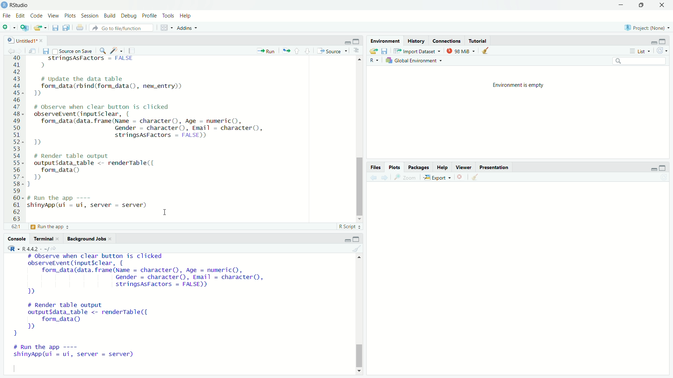 This screenshot has height=378, width=673. Describe the element at coordinates (639, 51) in the screenshot. I see `list` at that location.